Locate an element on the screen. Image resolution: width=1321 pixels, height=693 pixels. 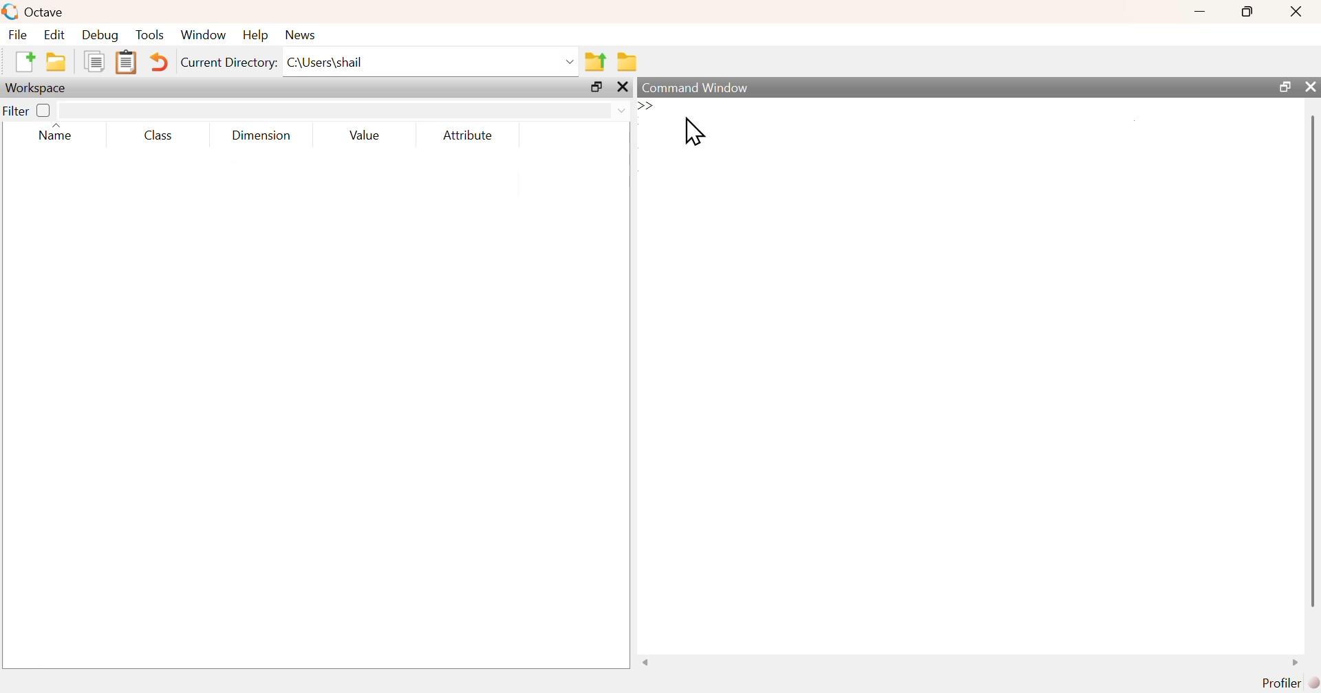
Window is located at coordinates (204, 34).